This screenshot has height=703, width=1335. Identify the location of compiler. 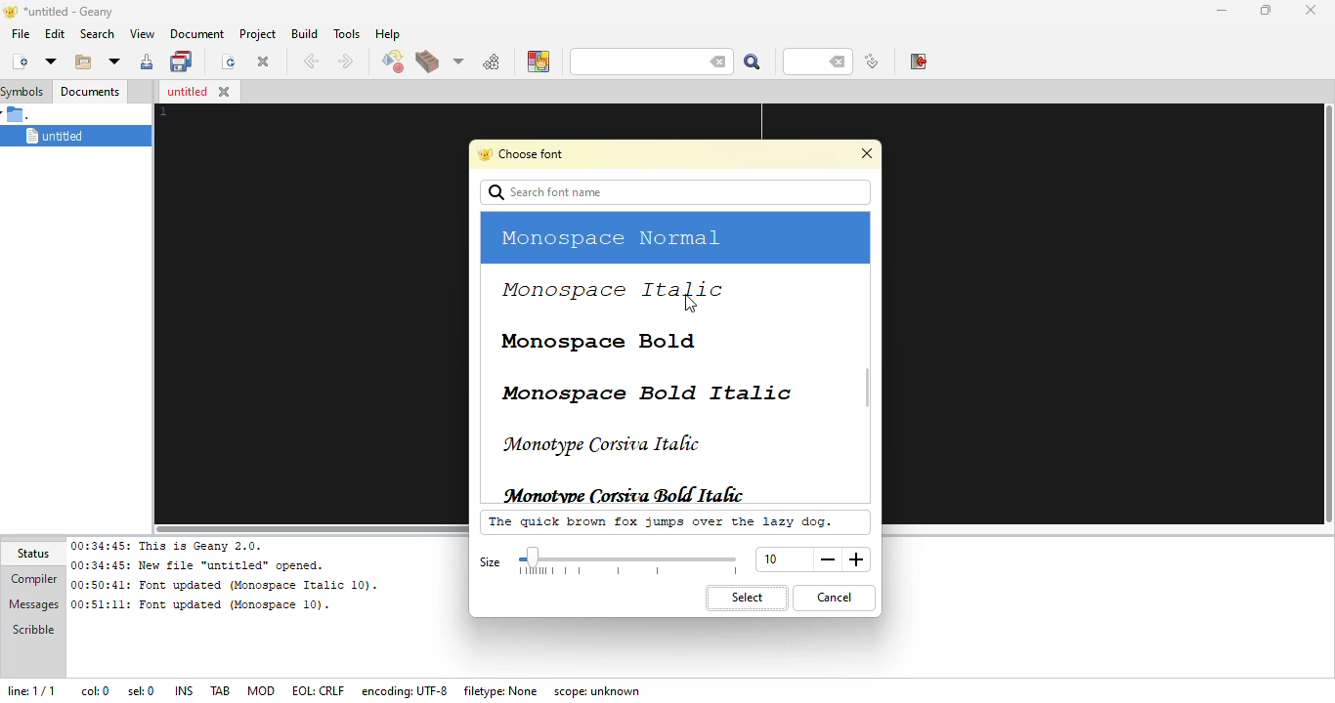
(33, 579).